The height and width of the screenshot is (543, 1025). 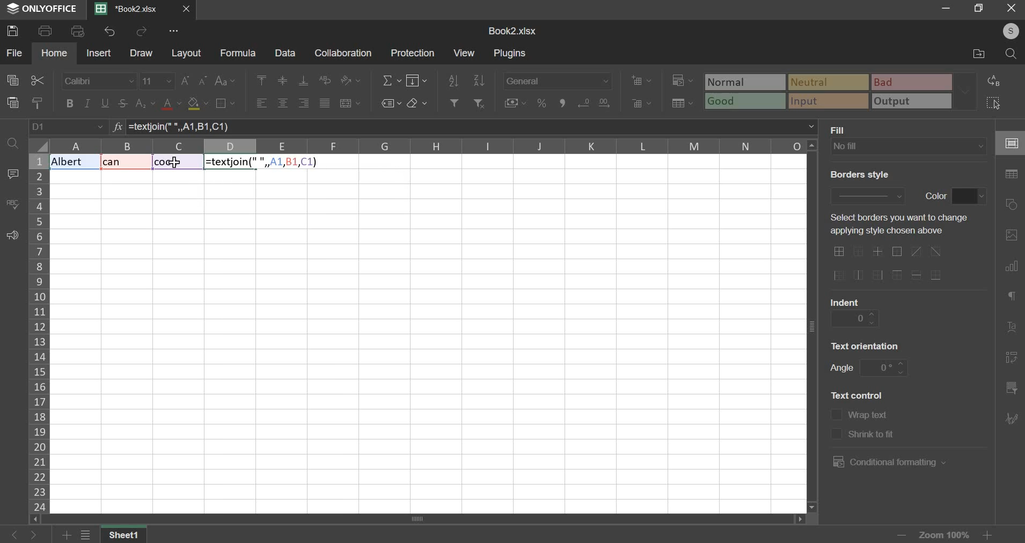 What do you see at coordinates (69, 103) in the screenshot?
I see `bold` at bounding box center [69, 103].